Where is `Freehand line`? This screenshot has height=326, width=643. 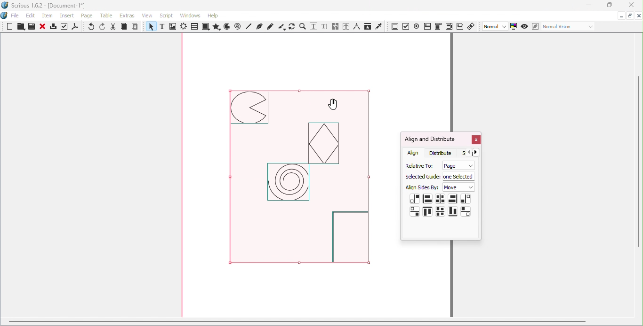 Freehand line is located at coordinates (271, 26).